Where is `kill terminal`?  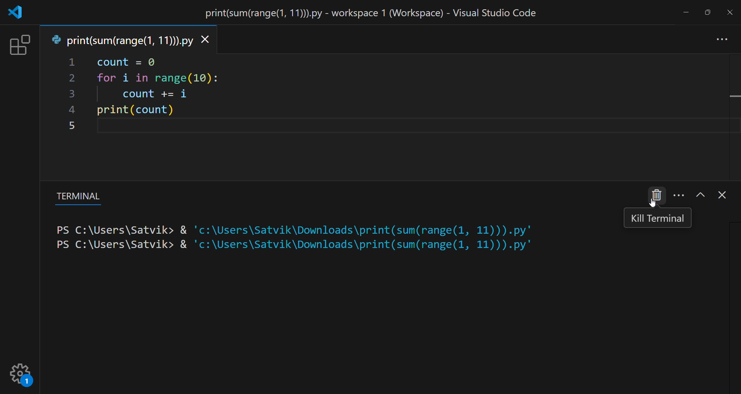 kill terminal is located at coordinates (657, 195).